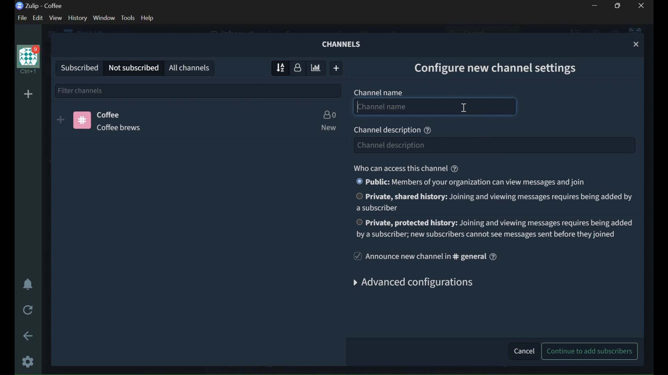 The height and width of the screenshot is (375, 668). I want to click on NUMBER OF USERS, so click(329, 115).